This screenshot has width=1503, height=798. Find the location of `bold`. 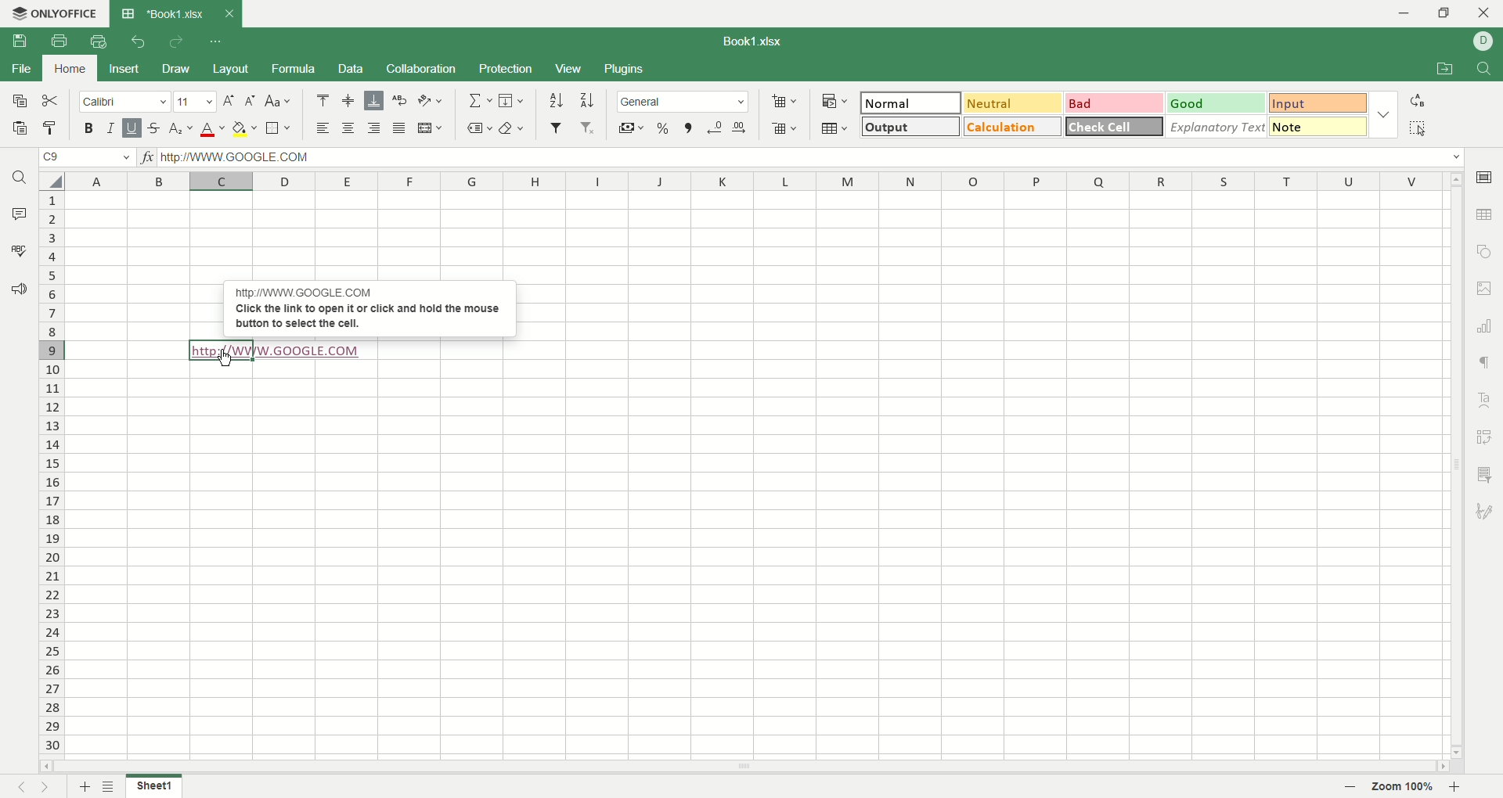

bold is located at coordinates (92, 128).